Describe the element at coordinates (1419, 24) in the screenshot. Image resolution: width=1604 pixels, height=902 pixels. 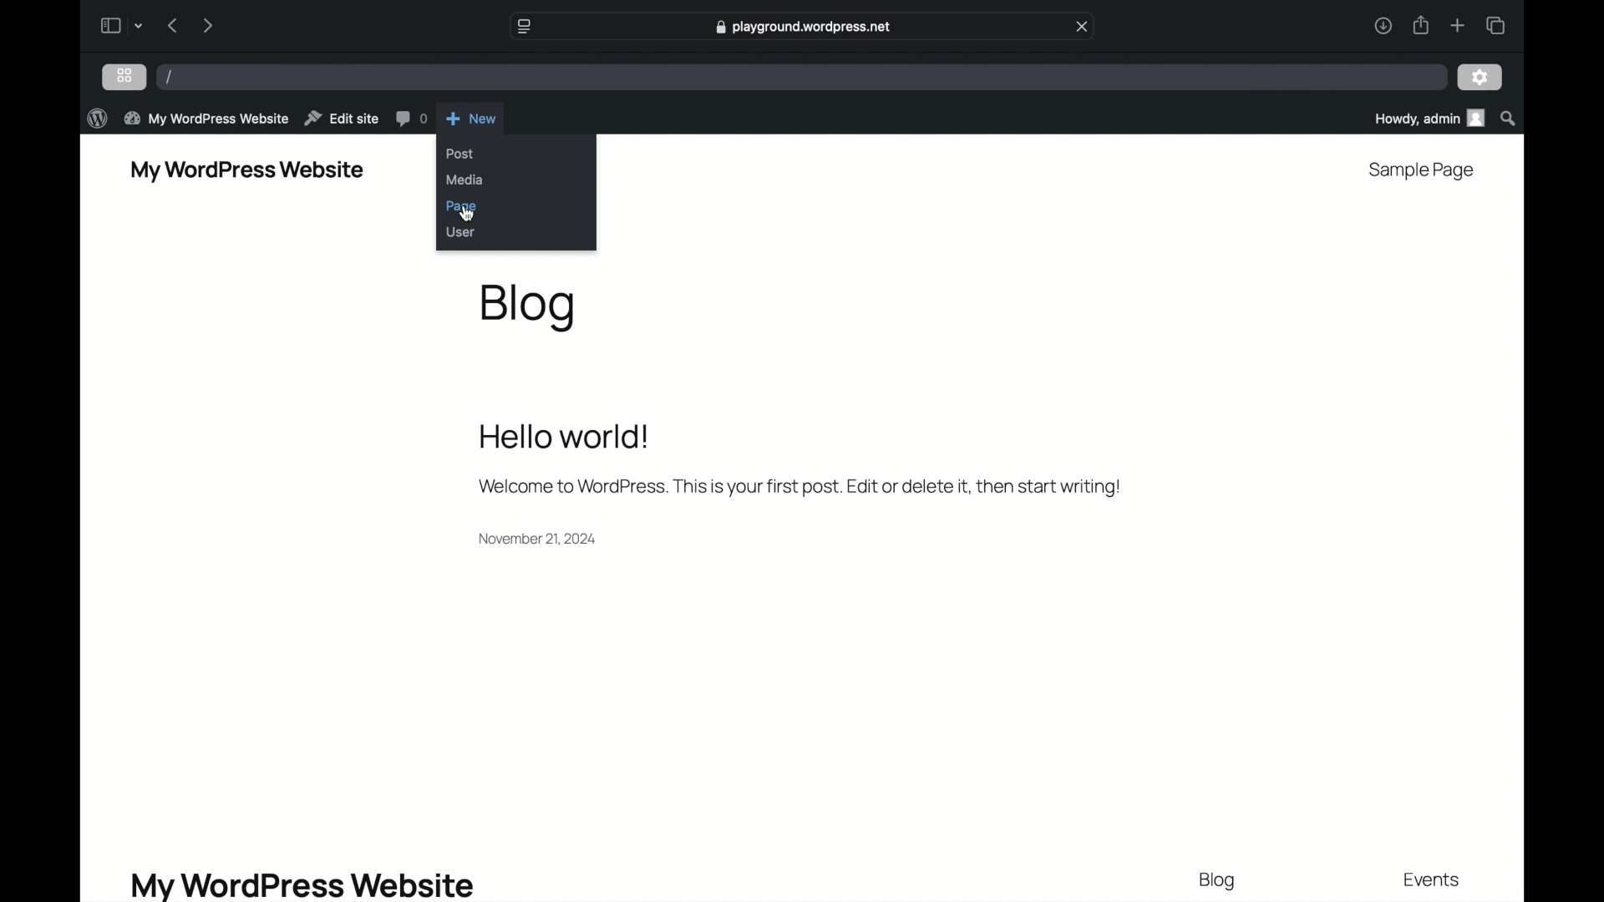
I see `share` at that location.